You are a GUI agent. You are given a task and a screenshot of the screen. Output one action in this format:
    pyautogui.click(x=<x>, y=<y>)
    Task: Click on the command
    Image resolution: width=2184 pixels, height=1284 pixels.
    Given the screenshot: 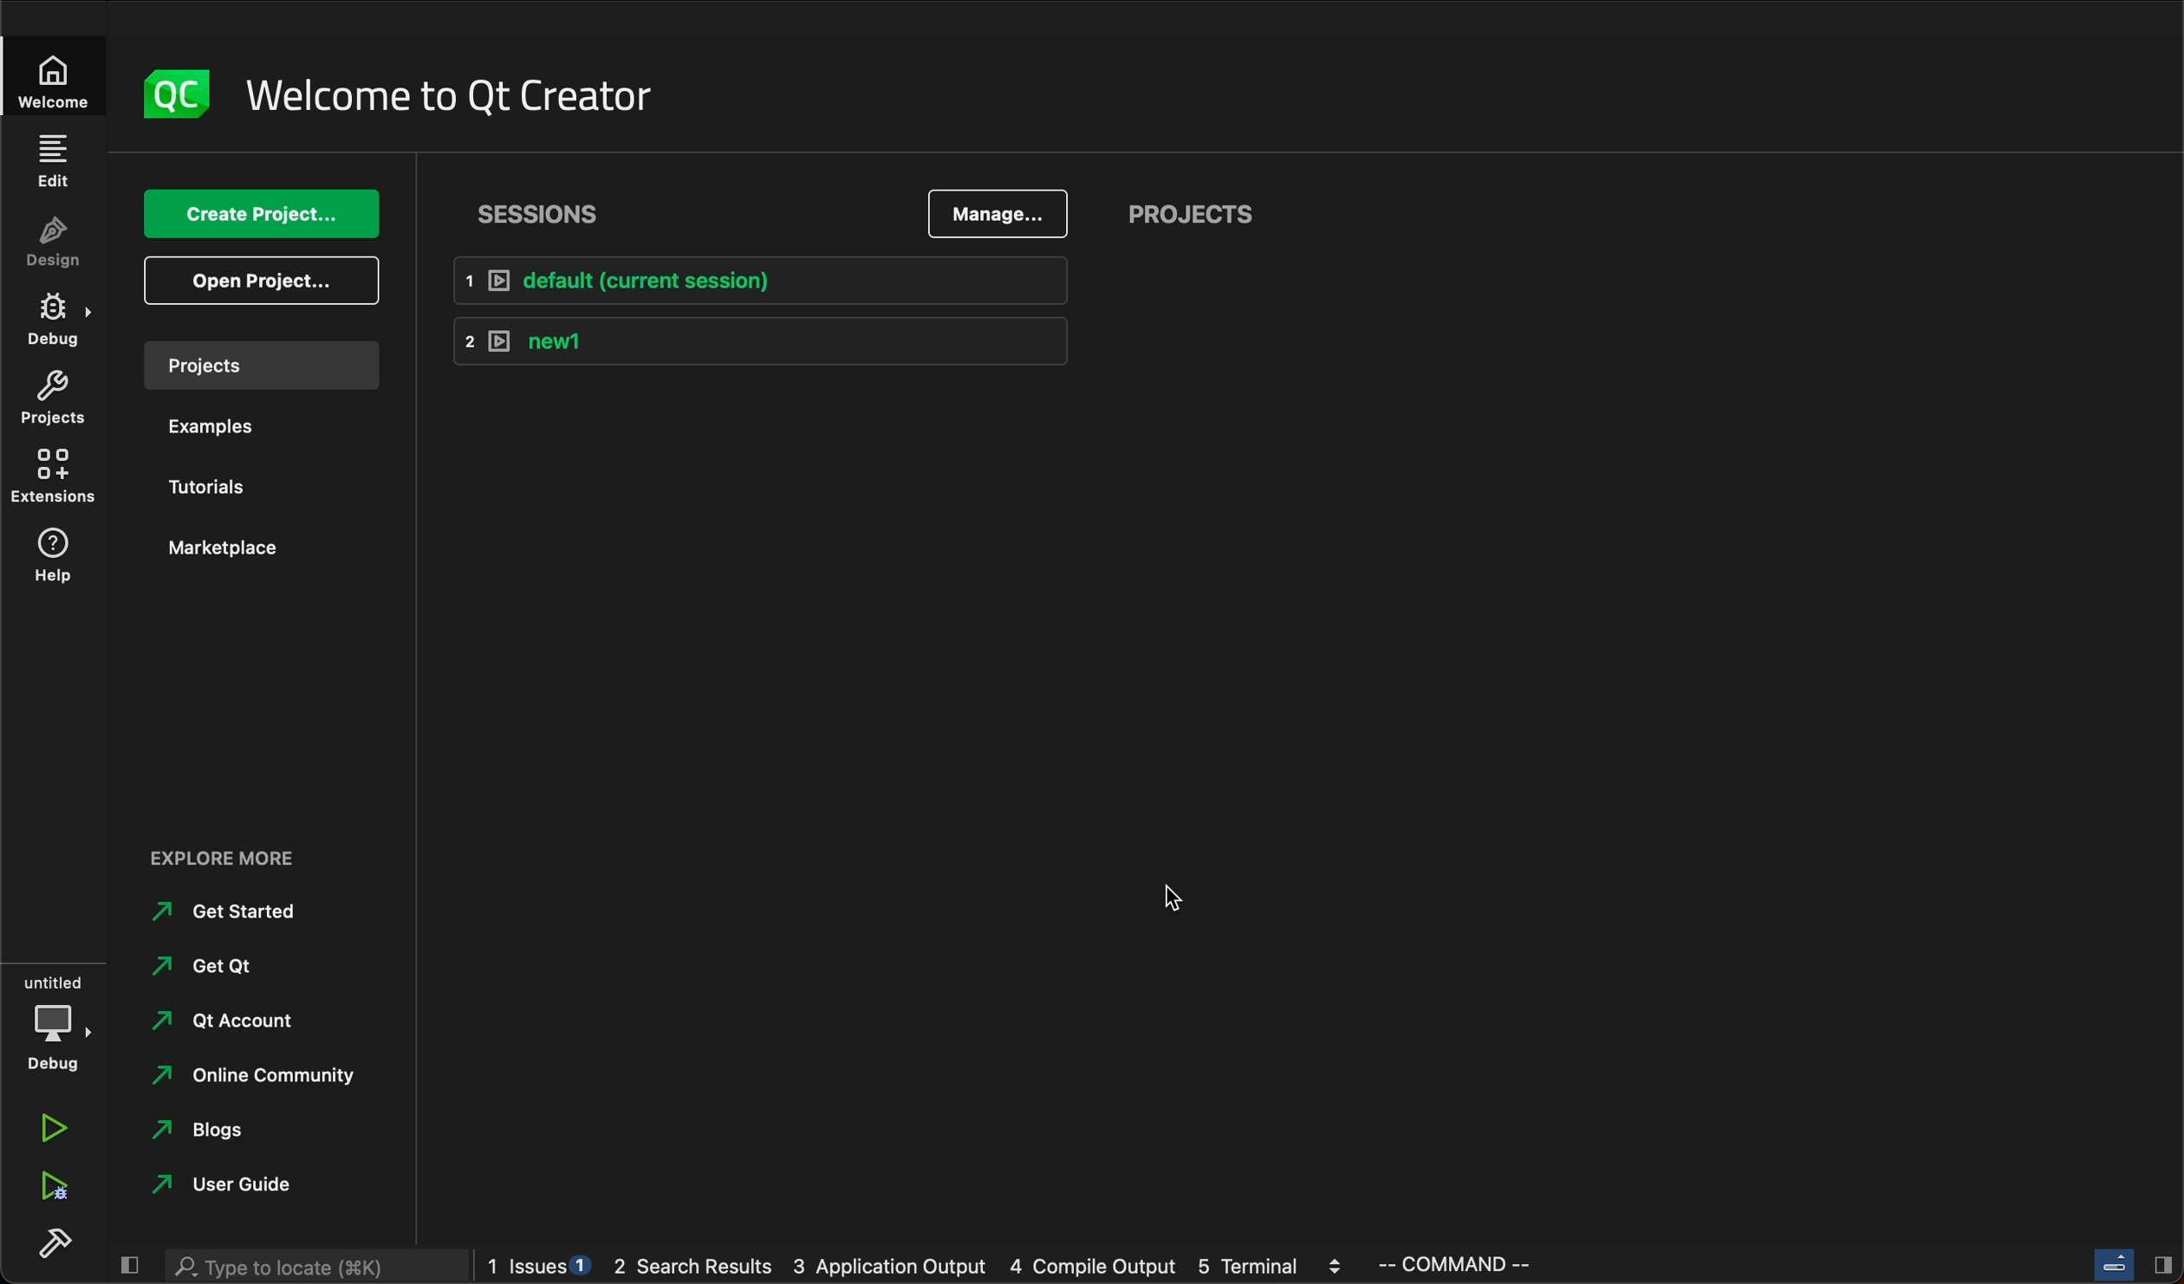 What is the action you would take?
    pyautogui.click(x=1453, y=1263)
    